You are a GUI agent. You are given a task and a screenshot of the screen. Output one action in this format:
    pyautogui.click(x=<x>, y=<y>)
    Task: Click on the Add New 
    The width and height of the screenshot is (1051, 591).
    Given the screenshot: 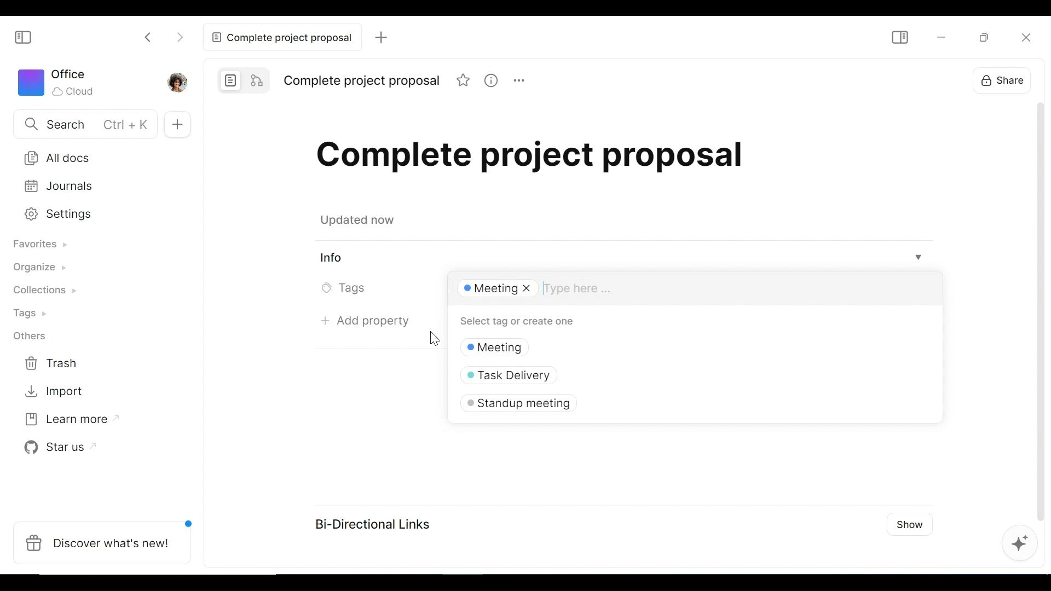 What is the action you would take?
    pyautogui.click(x=180, y=124)
    